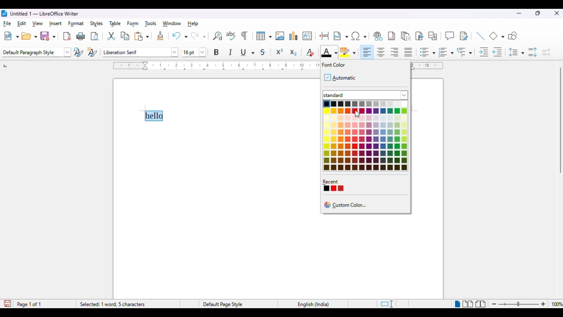  What do you see at coordinates (140, 52) in the screenshot?
I see `font style` at bounding box center [140, 52].